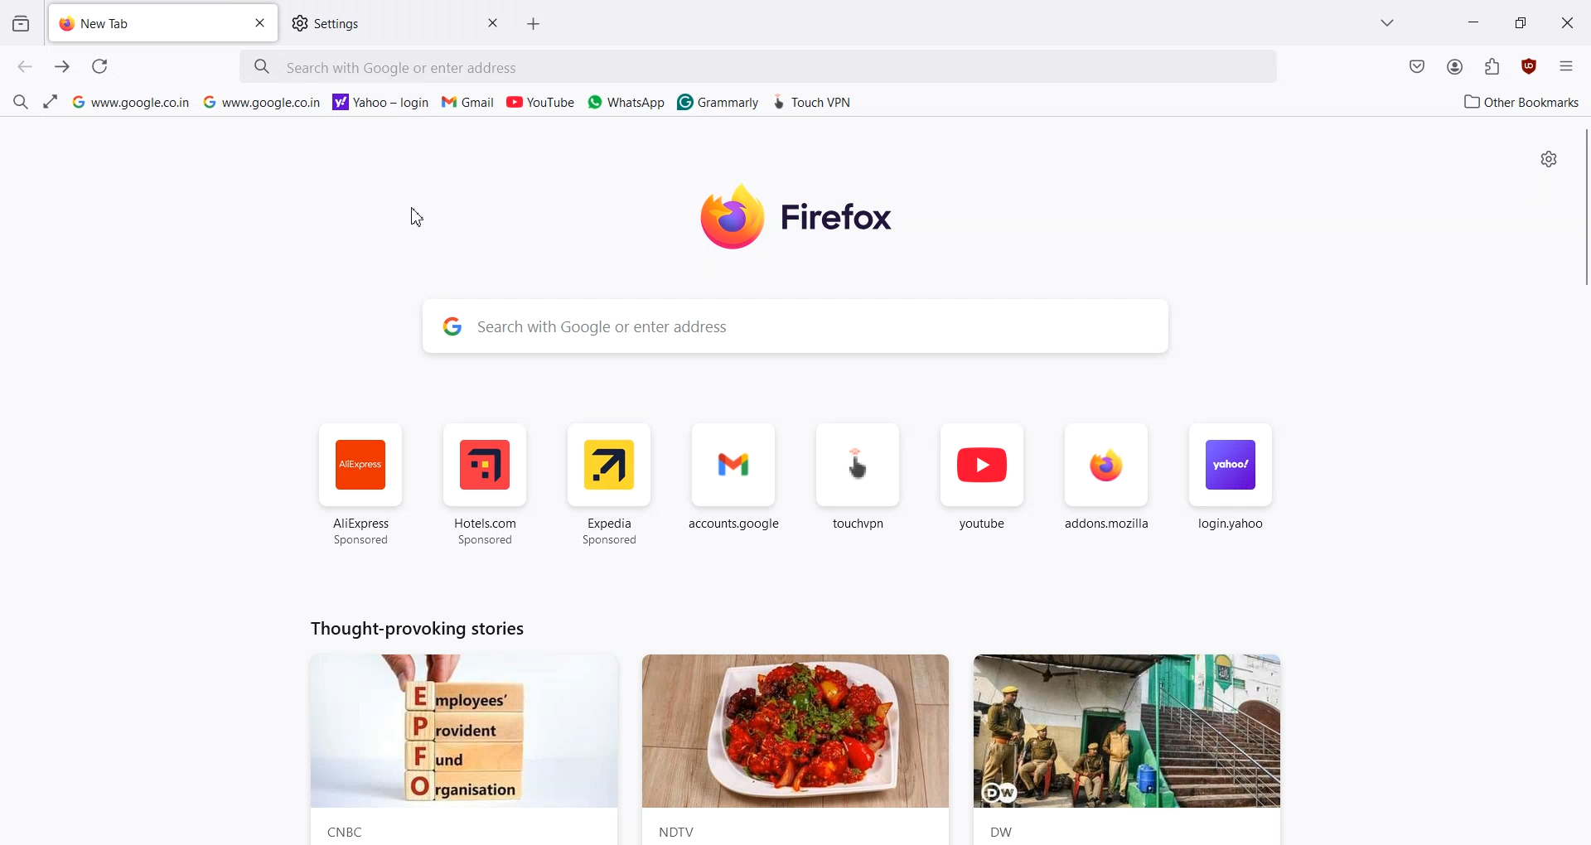 The width and height of the screenshot is (1591, 845). I want to click on Other Bookmarks, so click(1517, 100).